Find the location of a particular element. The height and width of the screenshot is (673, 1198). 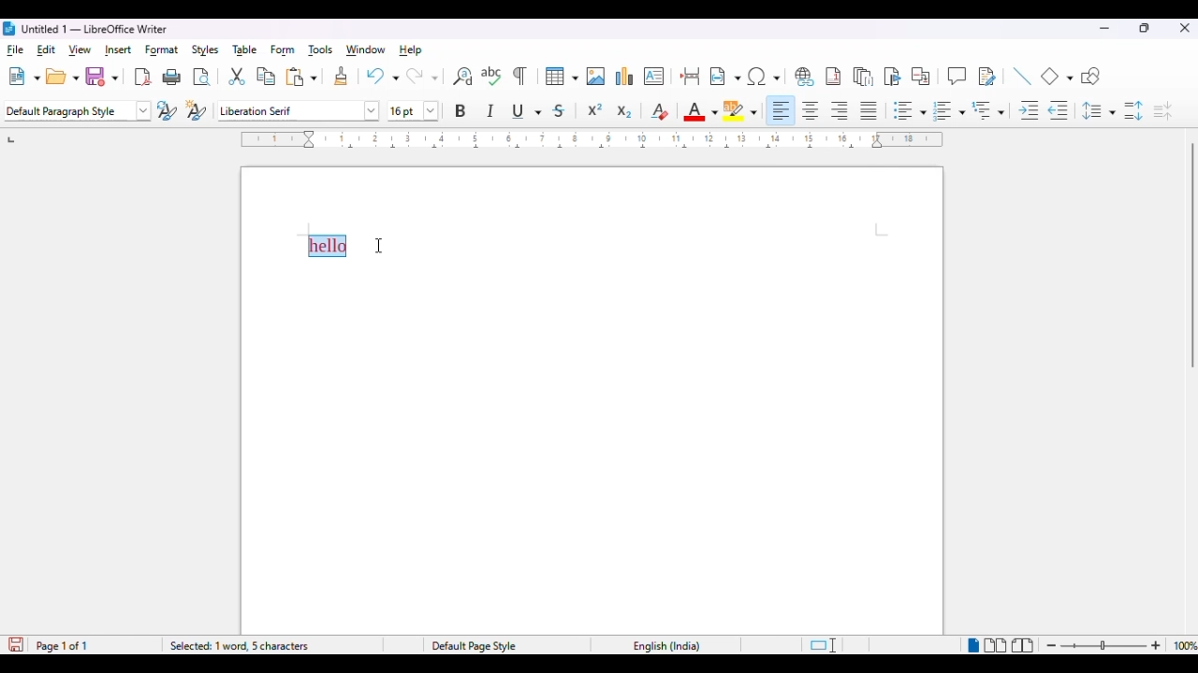

zoom factor is located at coordinates (1184, 645).